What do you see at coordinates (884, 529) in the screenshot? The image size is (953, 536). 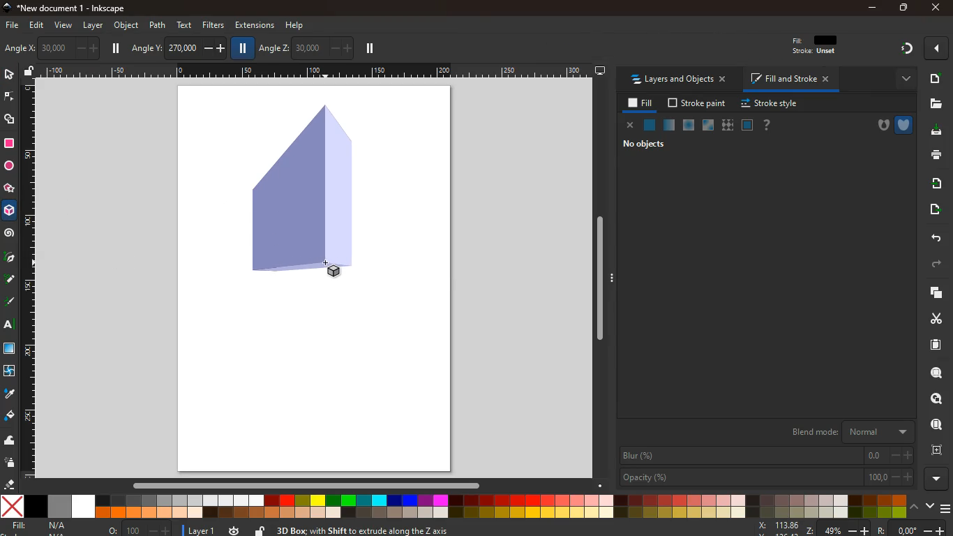 I see `` at bounding box center [884, 529].